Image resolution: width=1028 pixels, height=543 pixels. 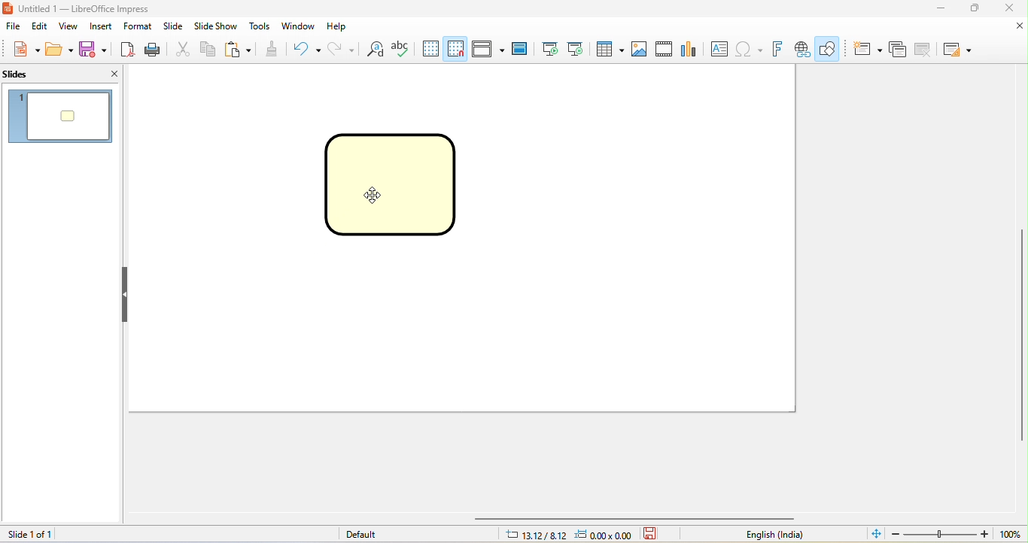 What do you see at coordinates (655, 535) in the screenshot?
I see `save the document` at bounding box center [655, 535].